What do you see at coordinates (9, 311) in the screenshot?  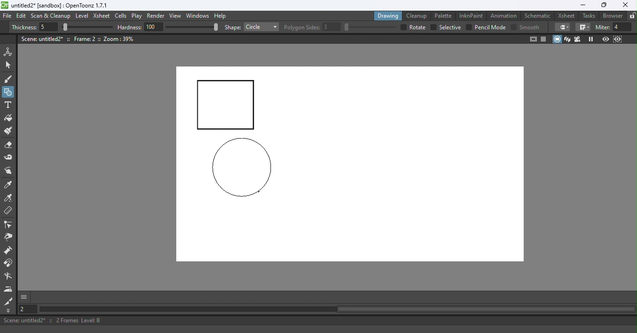 I see `More Tools` at bounding box center [9, 311].